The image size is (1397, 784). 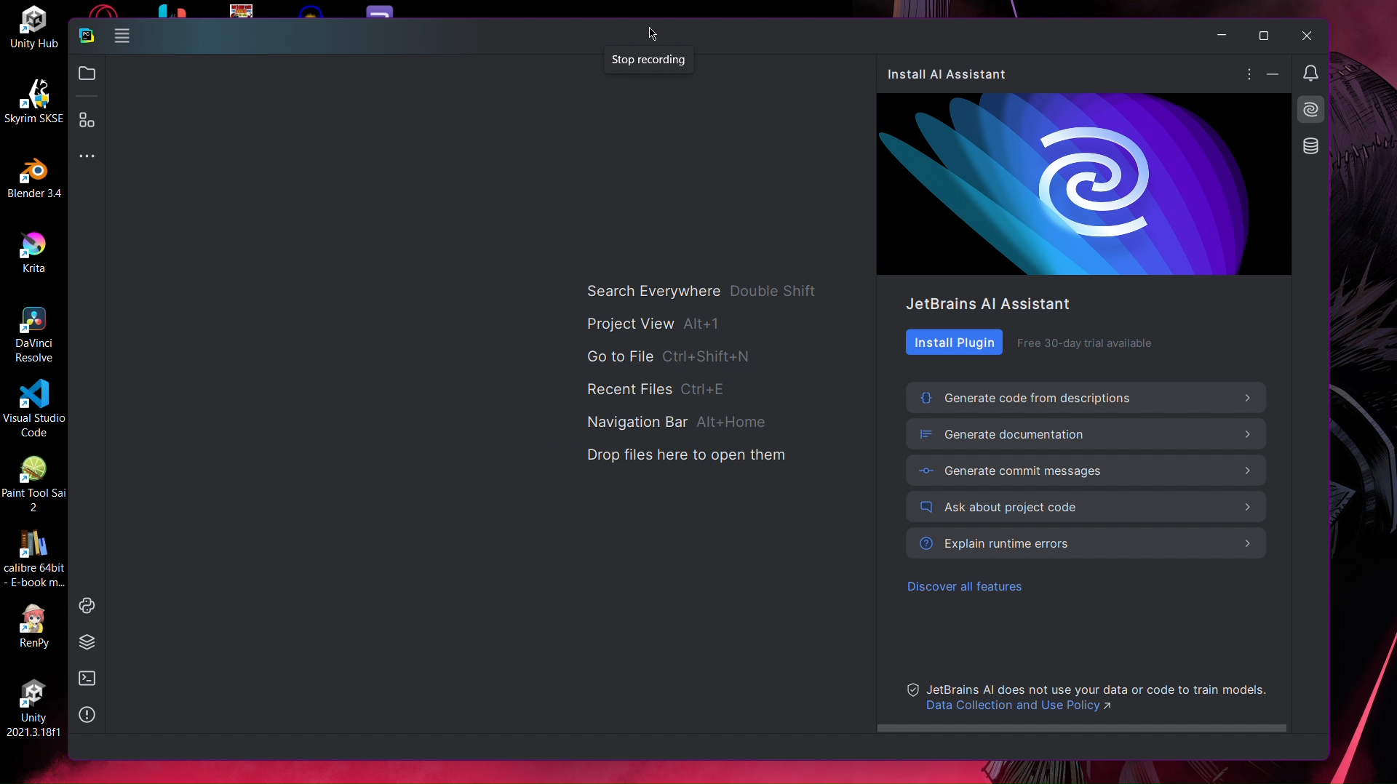 What do you see at coordinates (1313, 73) in the screenshot?
I see `Notifications` at bounding box center [1313, 73].